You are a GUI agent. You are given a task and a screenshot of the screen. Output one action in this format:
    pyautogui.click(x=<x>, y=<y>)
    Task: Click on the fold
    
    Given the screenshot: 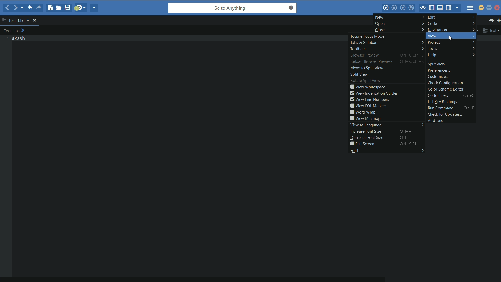 What is the action you would take?
    pyautogui.click(x=386, y=150)
    